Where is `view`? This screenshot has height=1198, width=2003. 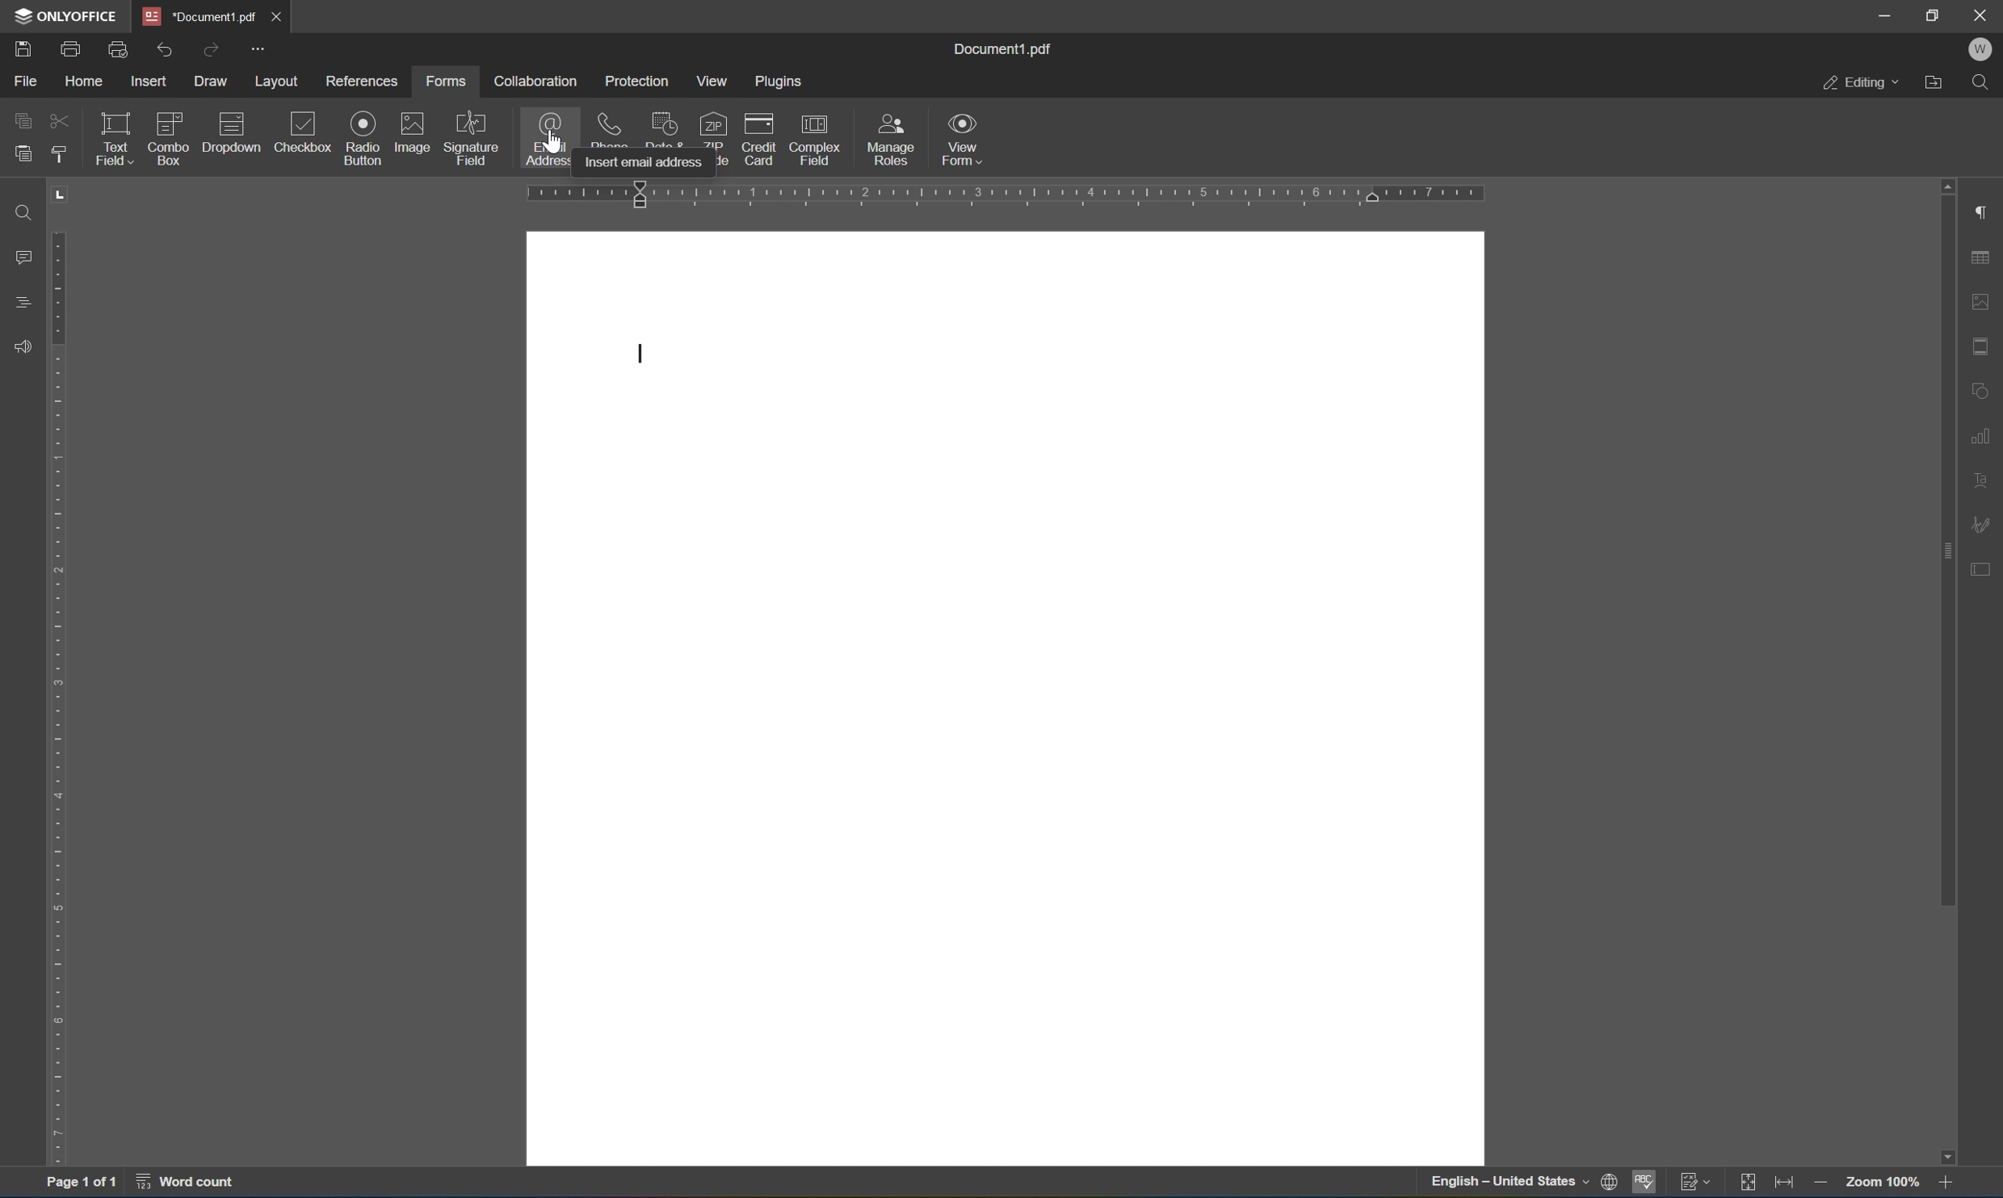 view is located at coordinates (710, 80).